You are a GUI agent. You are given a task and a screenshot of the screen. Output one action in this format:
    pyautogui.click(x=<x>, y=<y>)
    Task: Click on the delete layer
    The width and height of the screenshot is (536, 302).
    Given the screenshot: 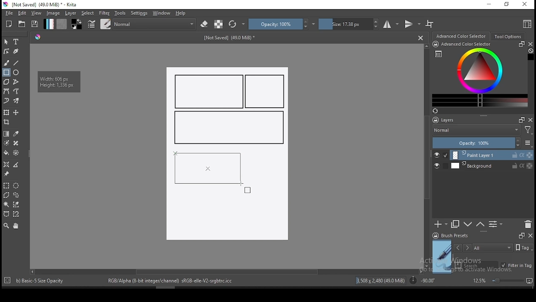 What is the action you would take?
    pyautogui.click(x=528, y=225)
    